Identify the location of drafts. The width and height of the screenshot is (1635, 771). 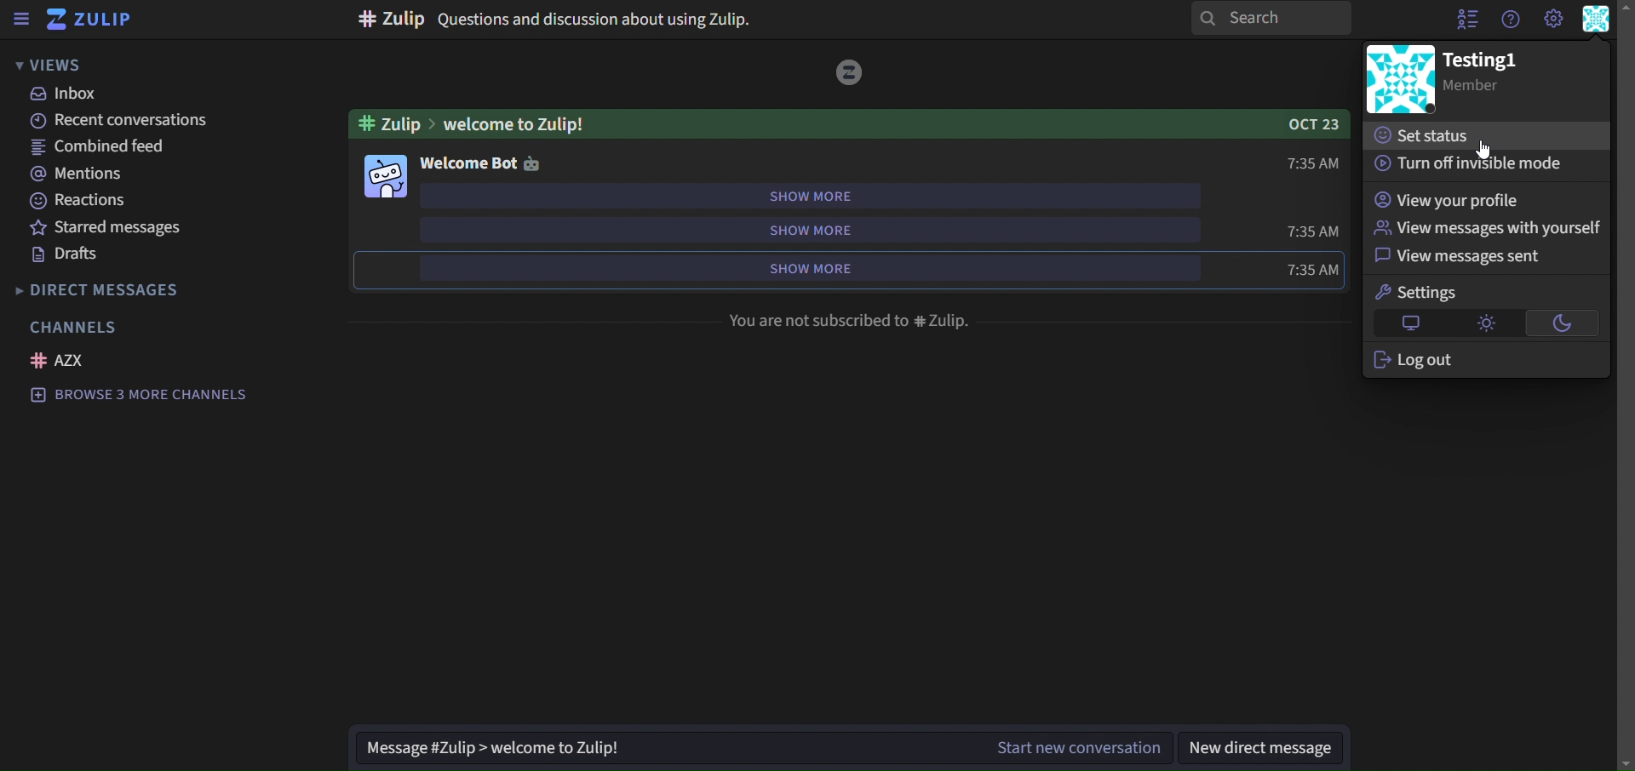
(70, 256).